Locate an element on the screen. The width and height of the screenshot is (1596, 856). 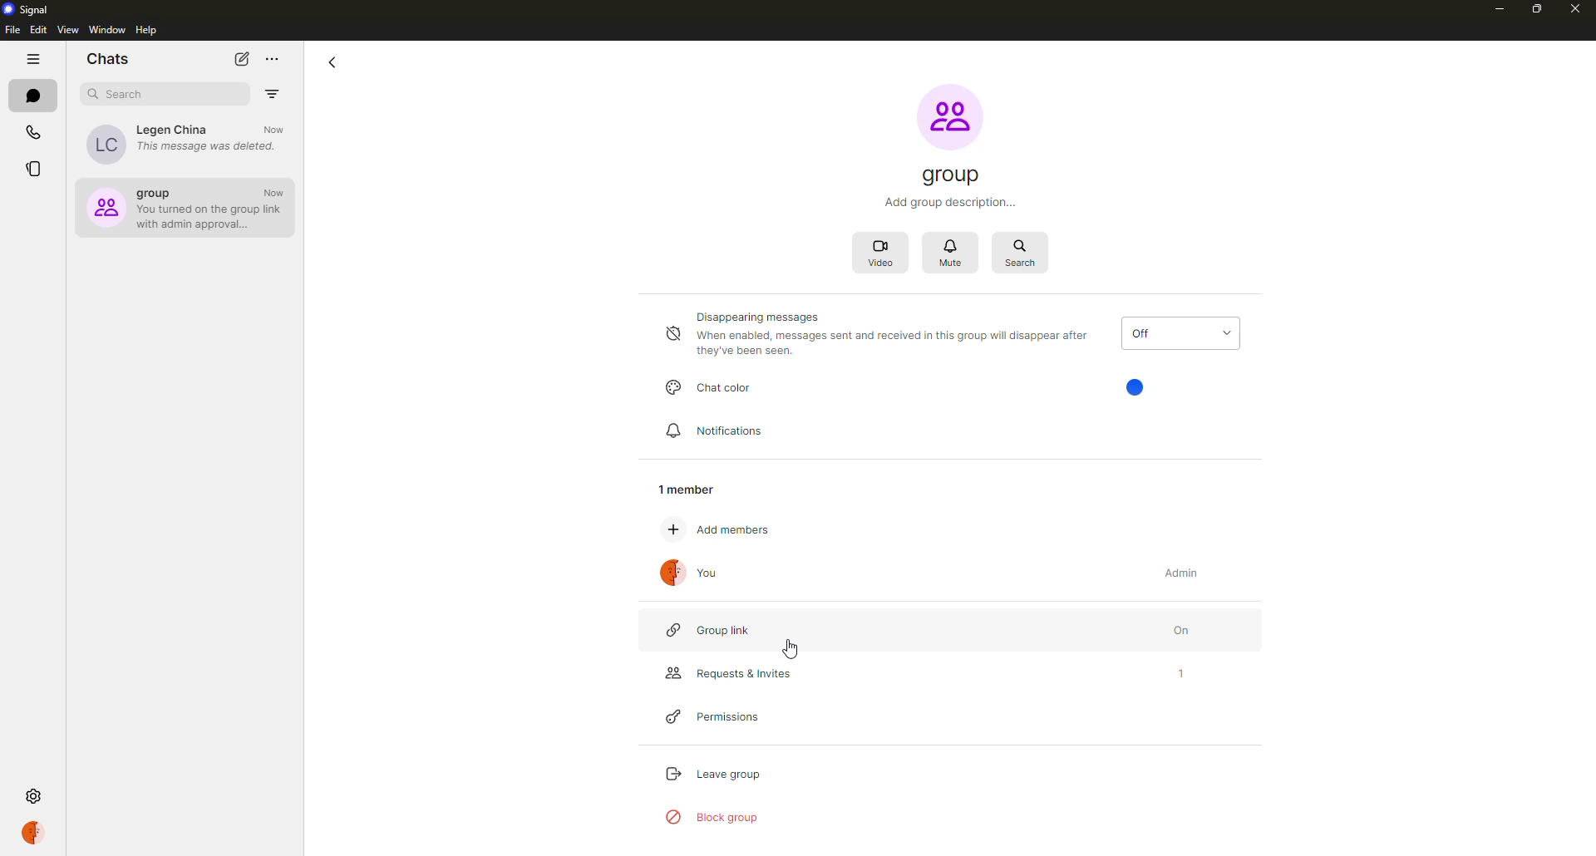
requests and invites is located at coordinates (724, 672).